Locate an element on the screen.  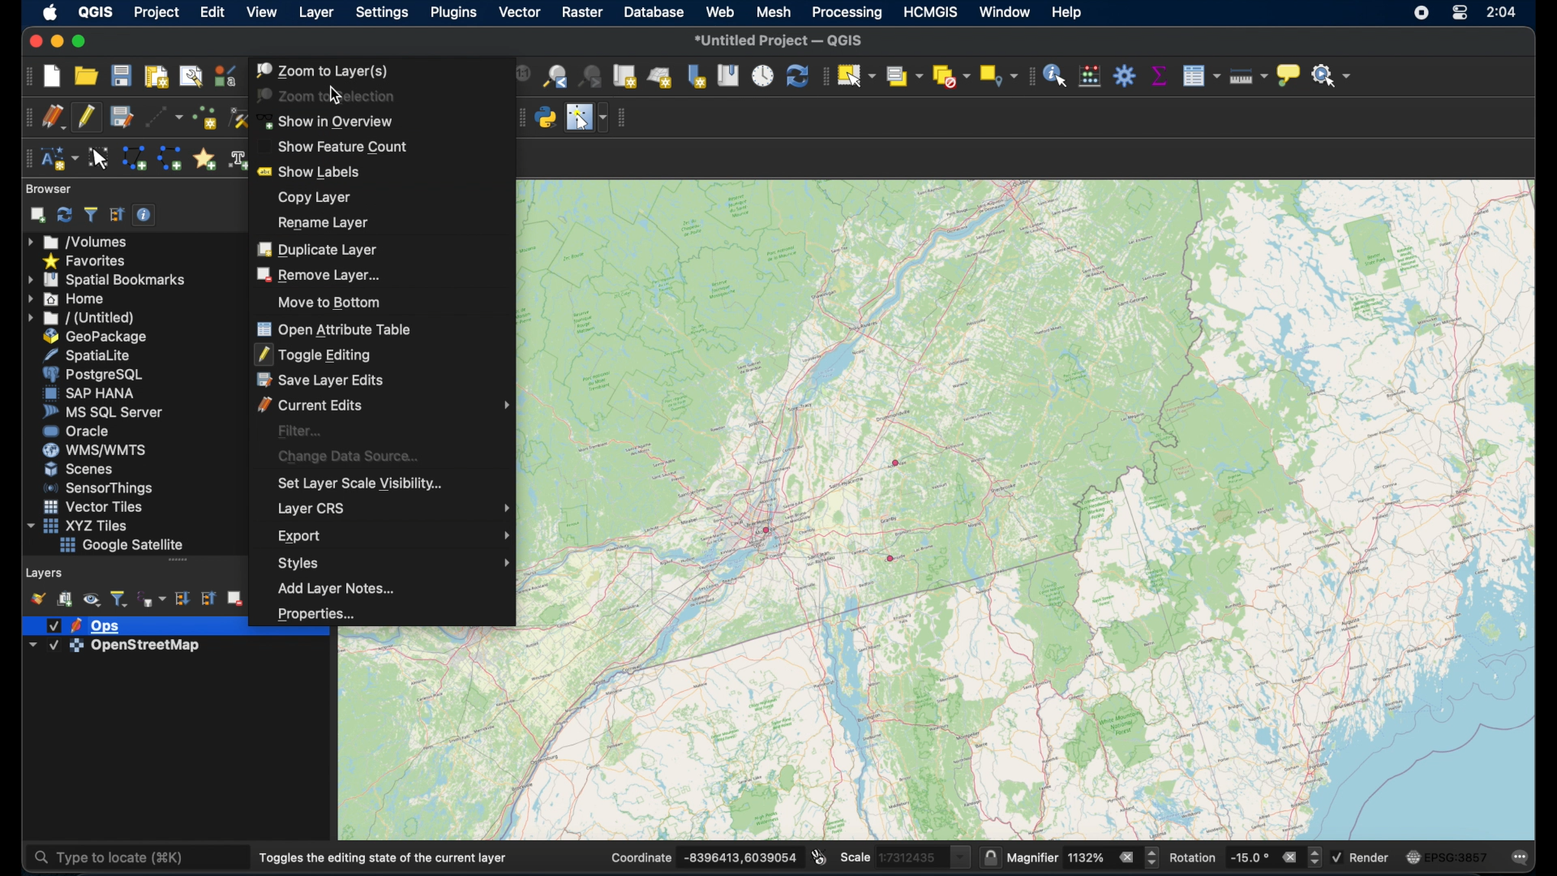
was/wmts is located at coordinates (91, 450).